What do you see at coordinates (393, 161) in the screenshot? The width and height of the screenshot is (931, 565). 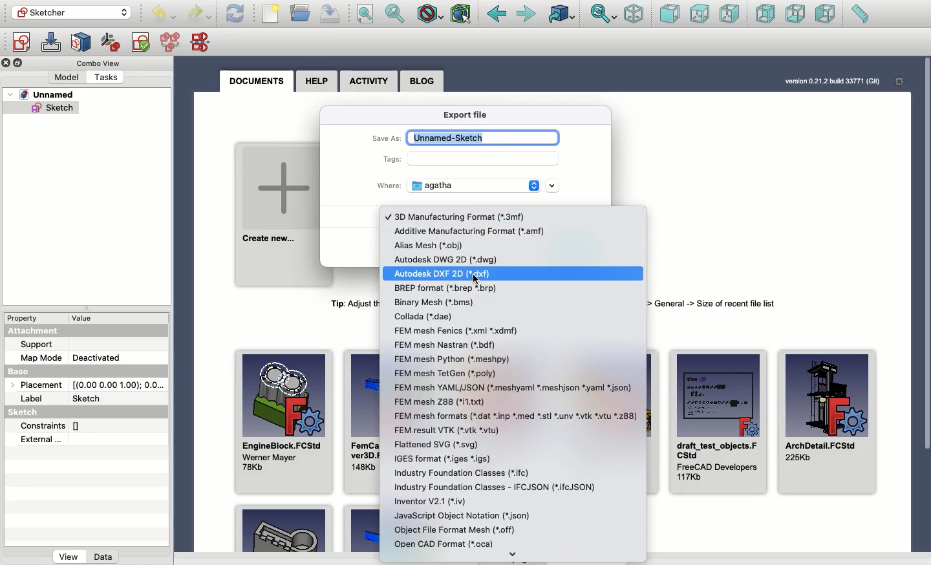 I see `Tags` at bounding box center [393, 161].